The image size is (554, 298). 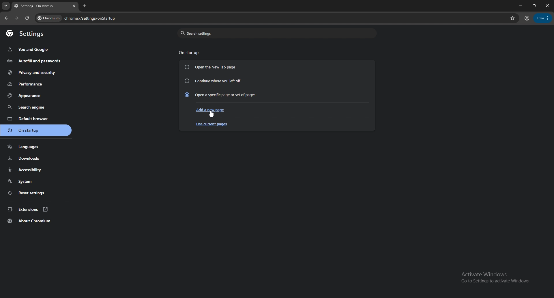 I want to click on search settings, so click(x=276, y=33).